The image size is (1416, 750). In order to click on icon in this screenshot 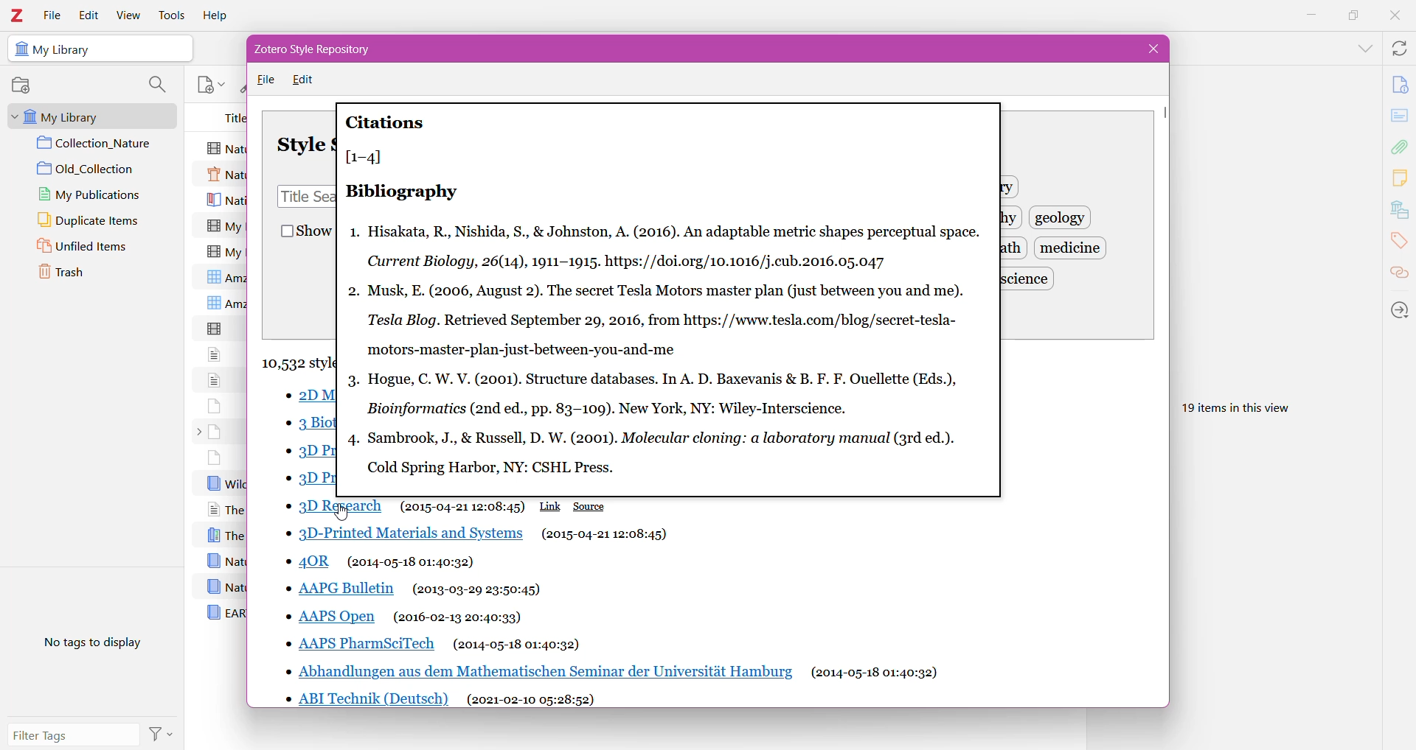, I will do `click(20, 49)`.